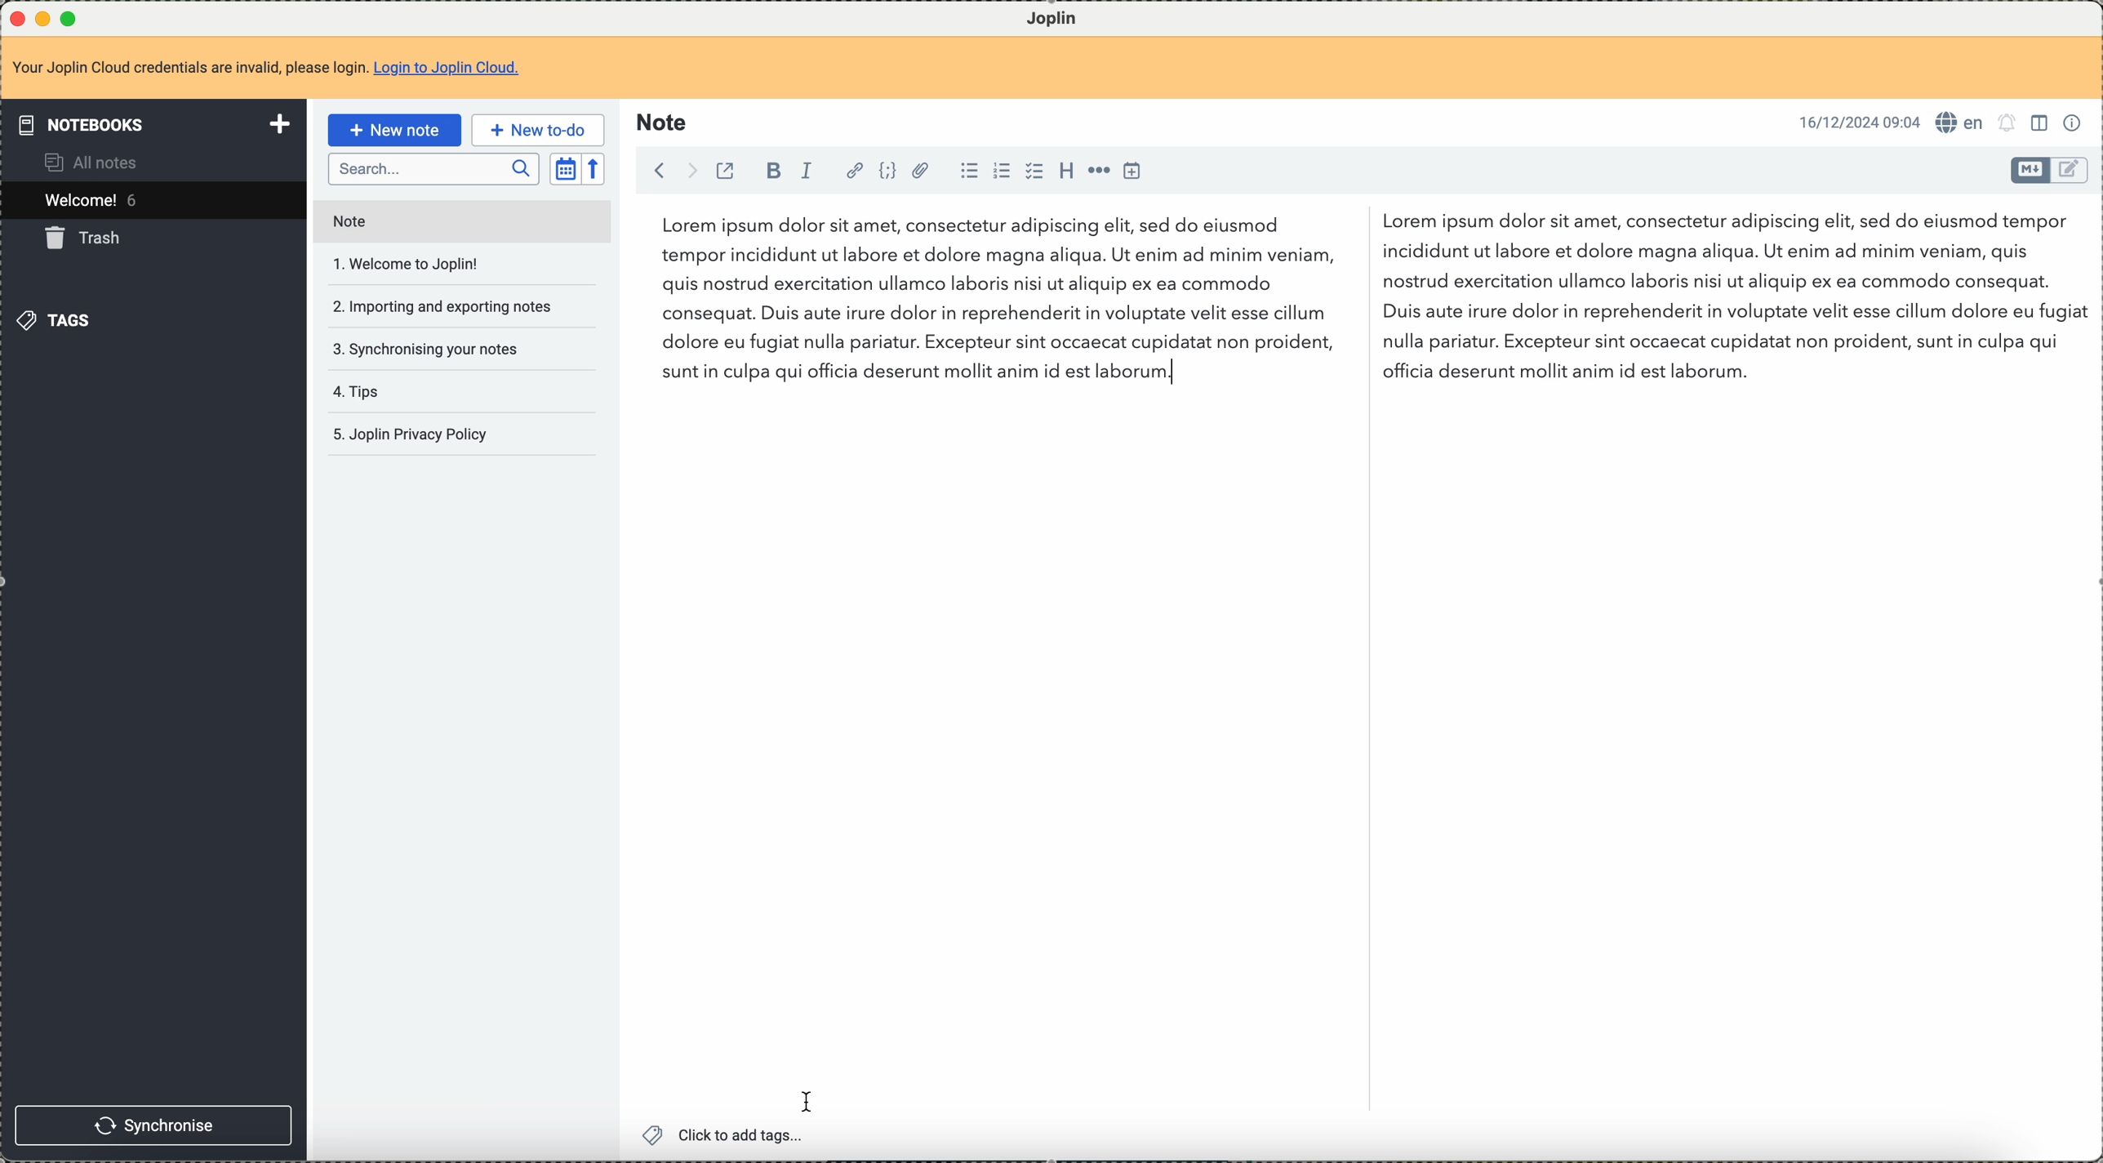  What do you see at coordinates (2030, 171) in the screenshot?
I see `toggle editor` at bounding box center [2030, 171].